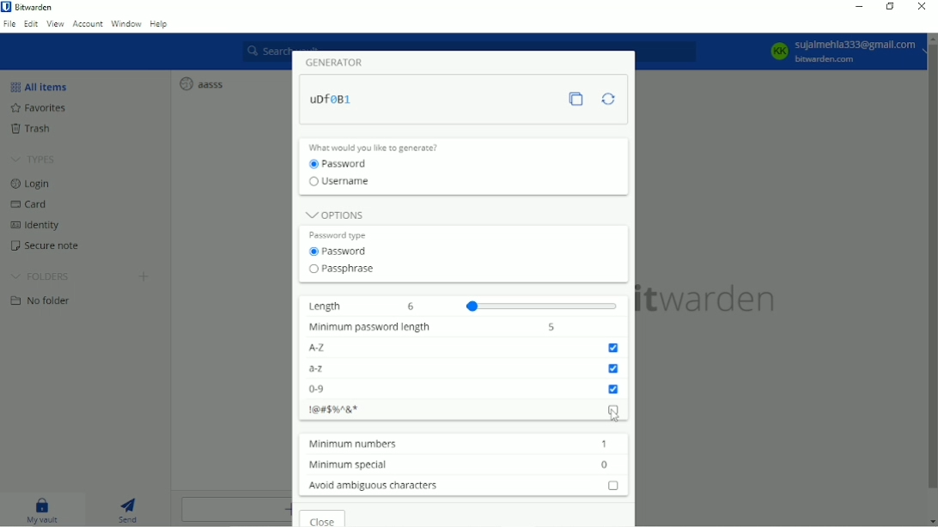  Describe the element at coordinates (558, 327) in the screenshot. I see `input password length` at that location.